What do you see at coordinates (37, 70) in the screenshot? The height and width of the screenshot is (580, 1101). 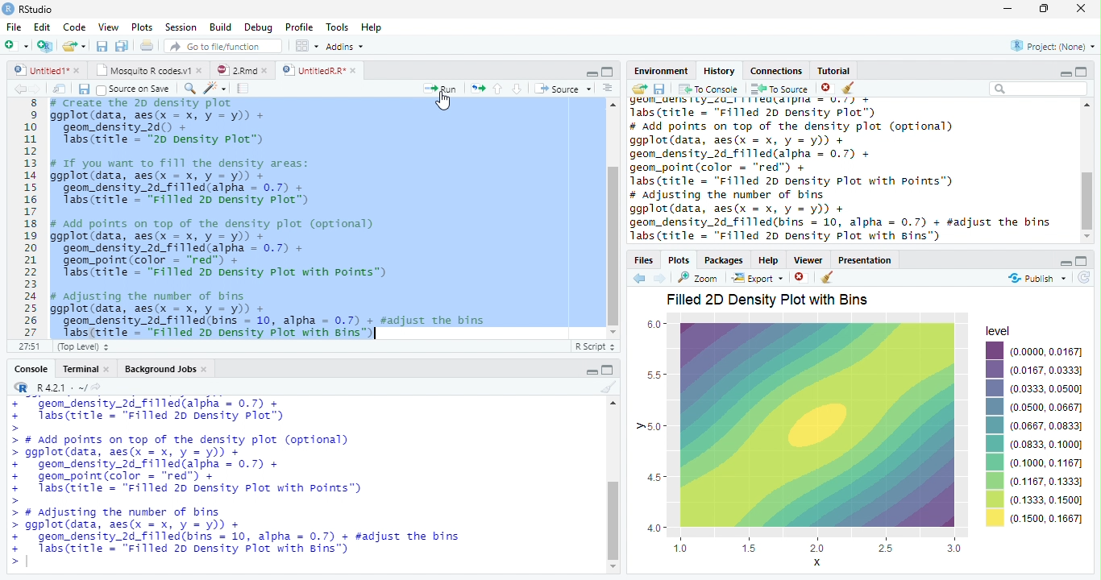 I see `Untitled1` at bounding box center [37, 70].